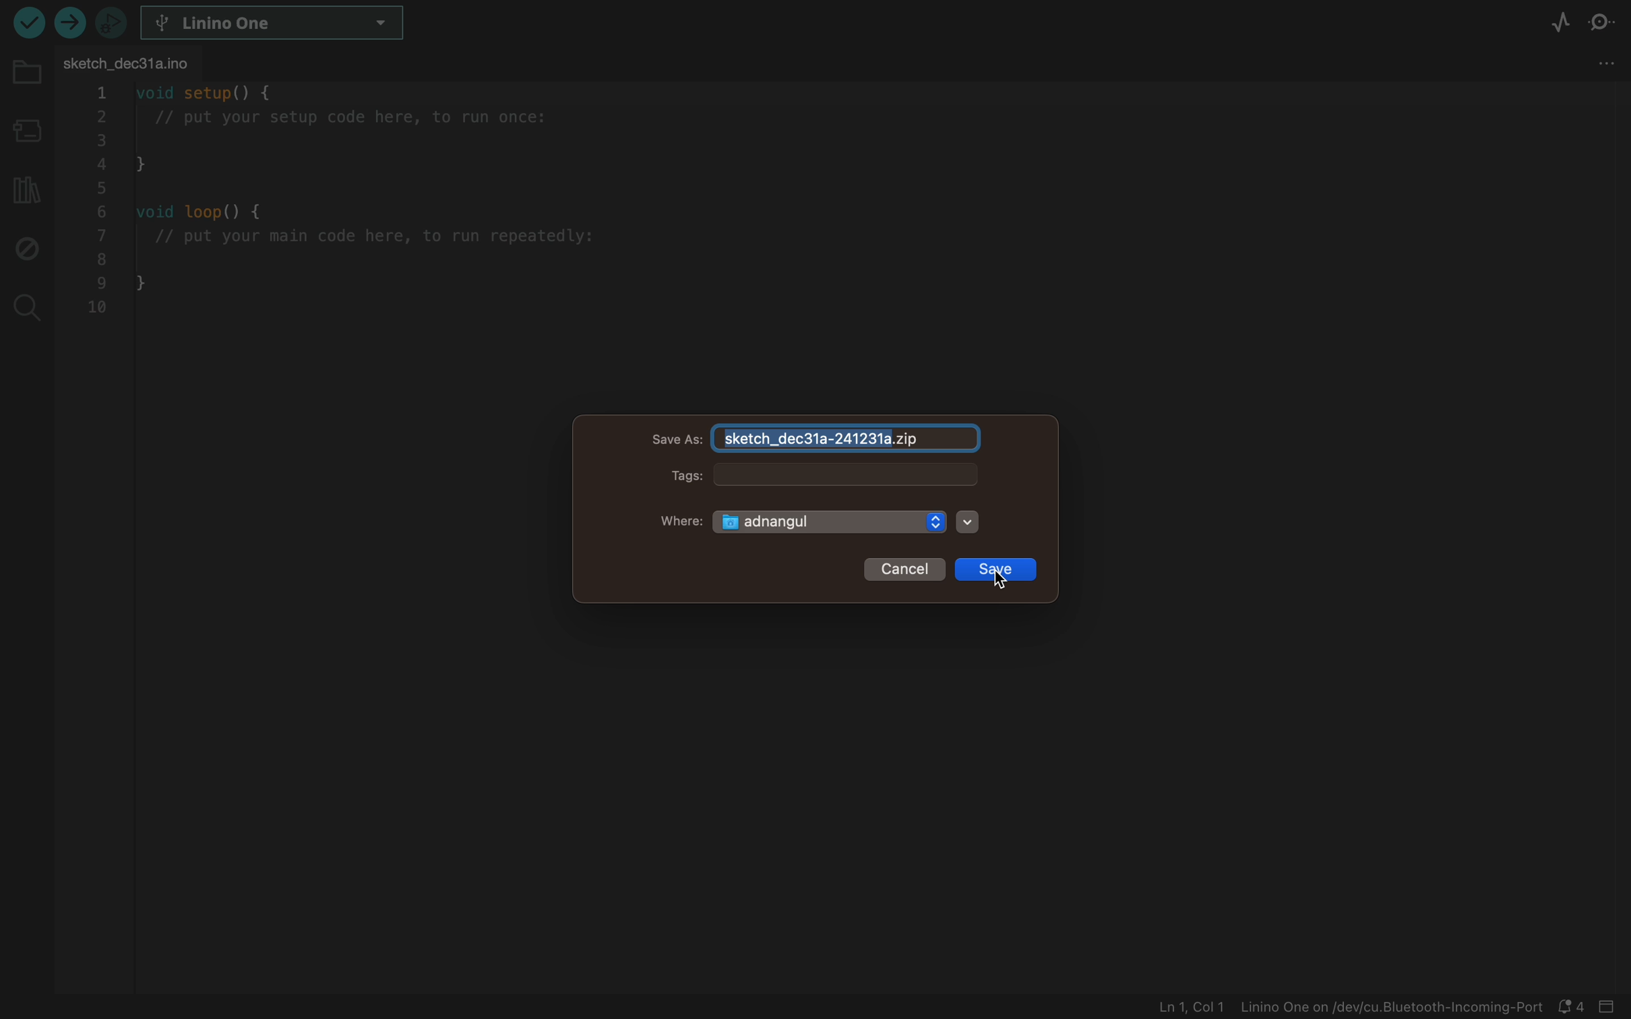  Describe the element at coordinates (1570, 1009) in the screenshot. I see `notification` at that location.